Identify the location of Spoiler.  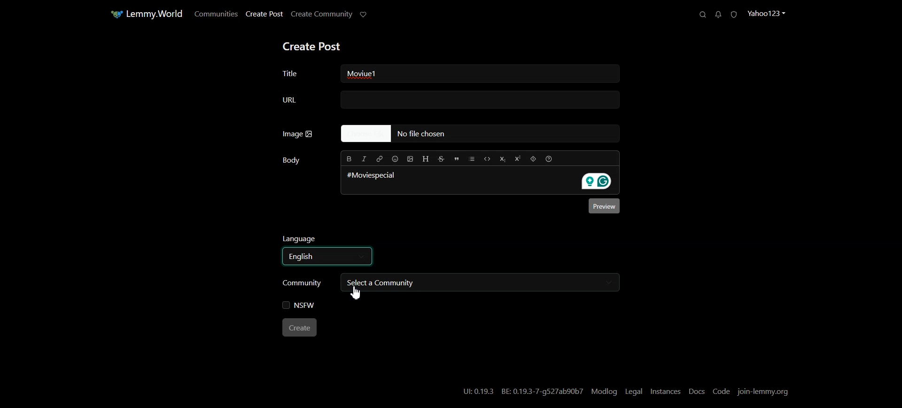
(533, 158).